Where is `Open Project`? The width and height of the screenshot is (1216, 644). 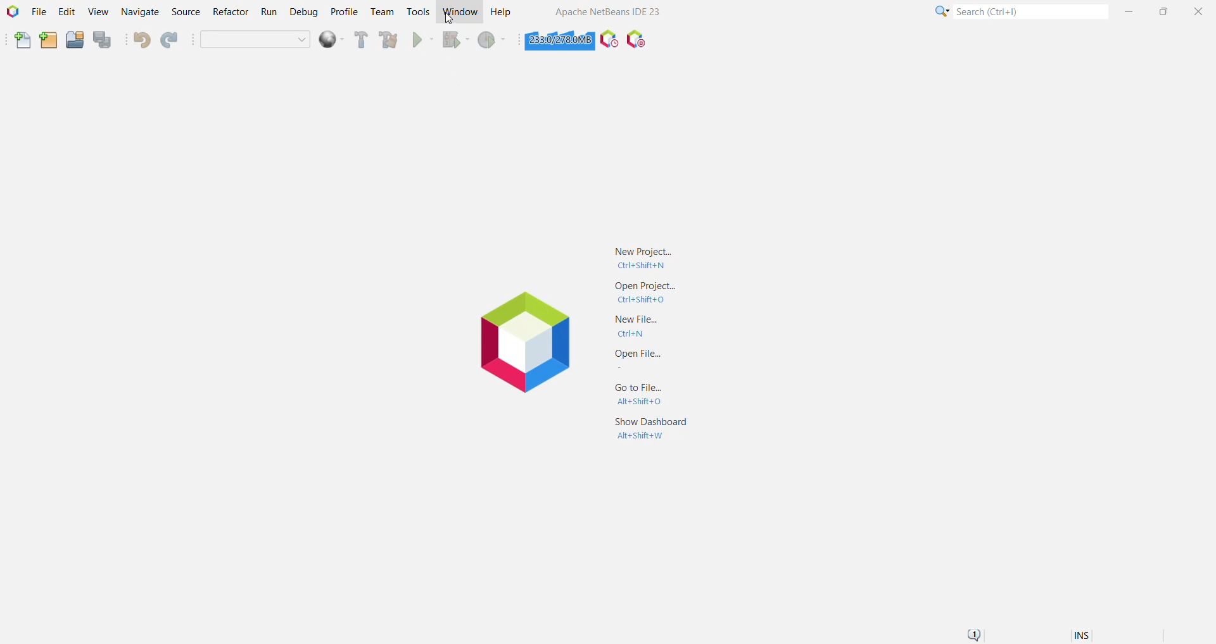 Open Project is located at coordinates (73, 40).